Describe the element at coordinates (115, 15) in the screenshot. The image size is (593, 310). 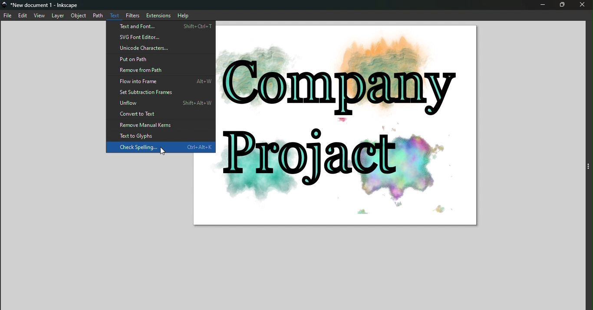
I see `text` at that location.